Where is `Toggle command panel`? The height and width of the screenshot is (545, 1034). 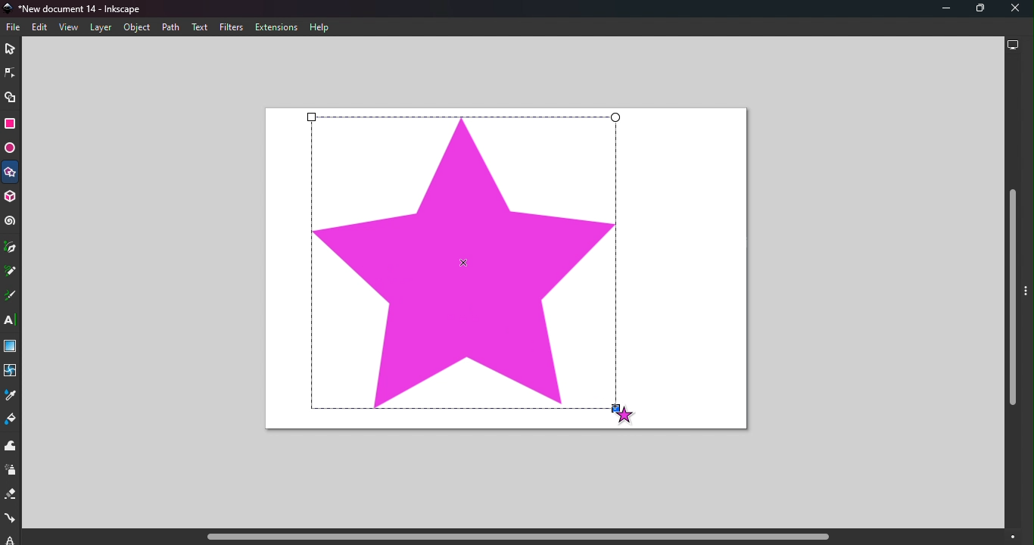 Toggle command panel is located at coordinates (1028, 299).